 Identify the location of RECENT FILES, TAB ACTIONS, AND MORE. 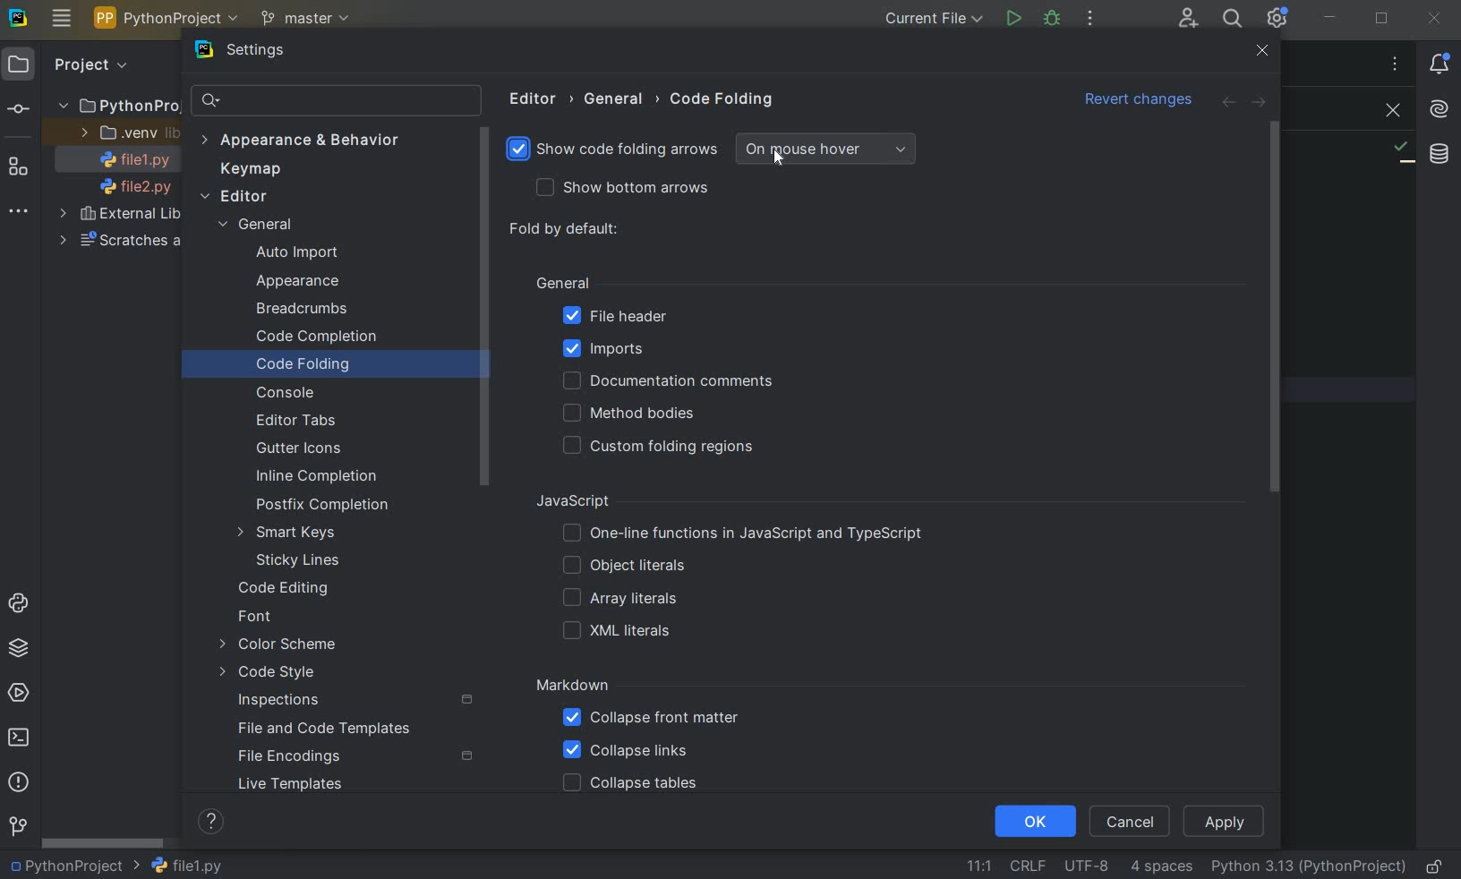
(1394, 64).